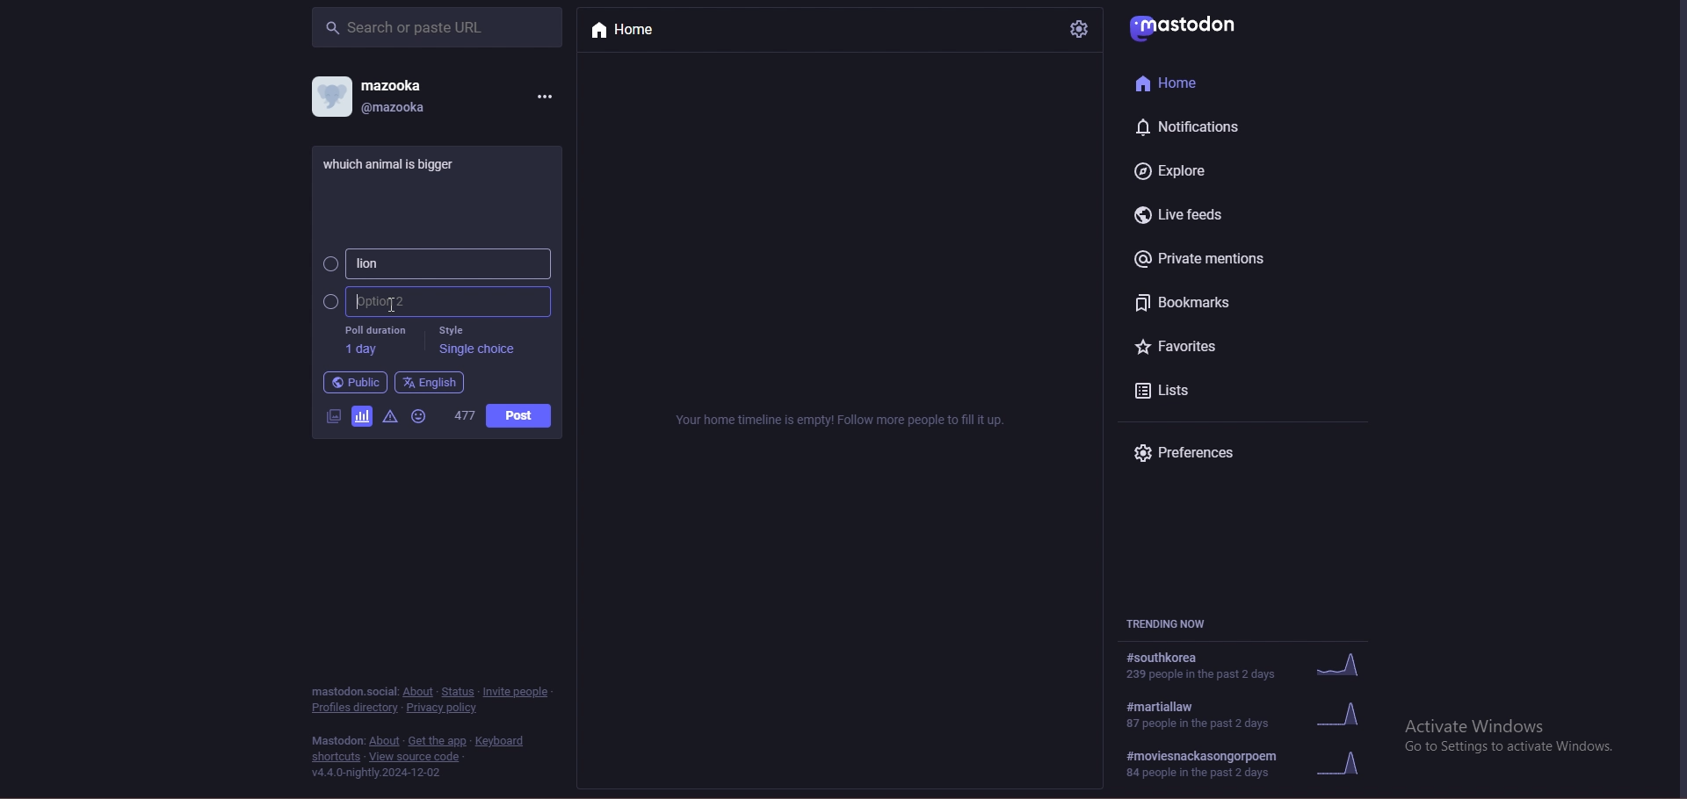  Describe the element at coordinates (437, 741) in the screenshot. I see `get the app` at that location.